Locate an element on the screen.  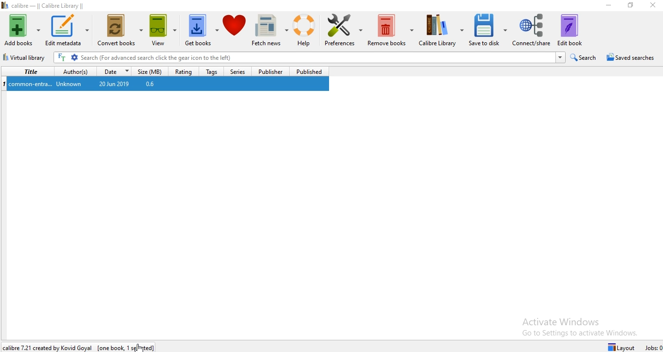
Search for the full text of all books in the library, not just their metadata is located at coordinates (62, 58).